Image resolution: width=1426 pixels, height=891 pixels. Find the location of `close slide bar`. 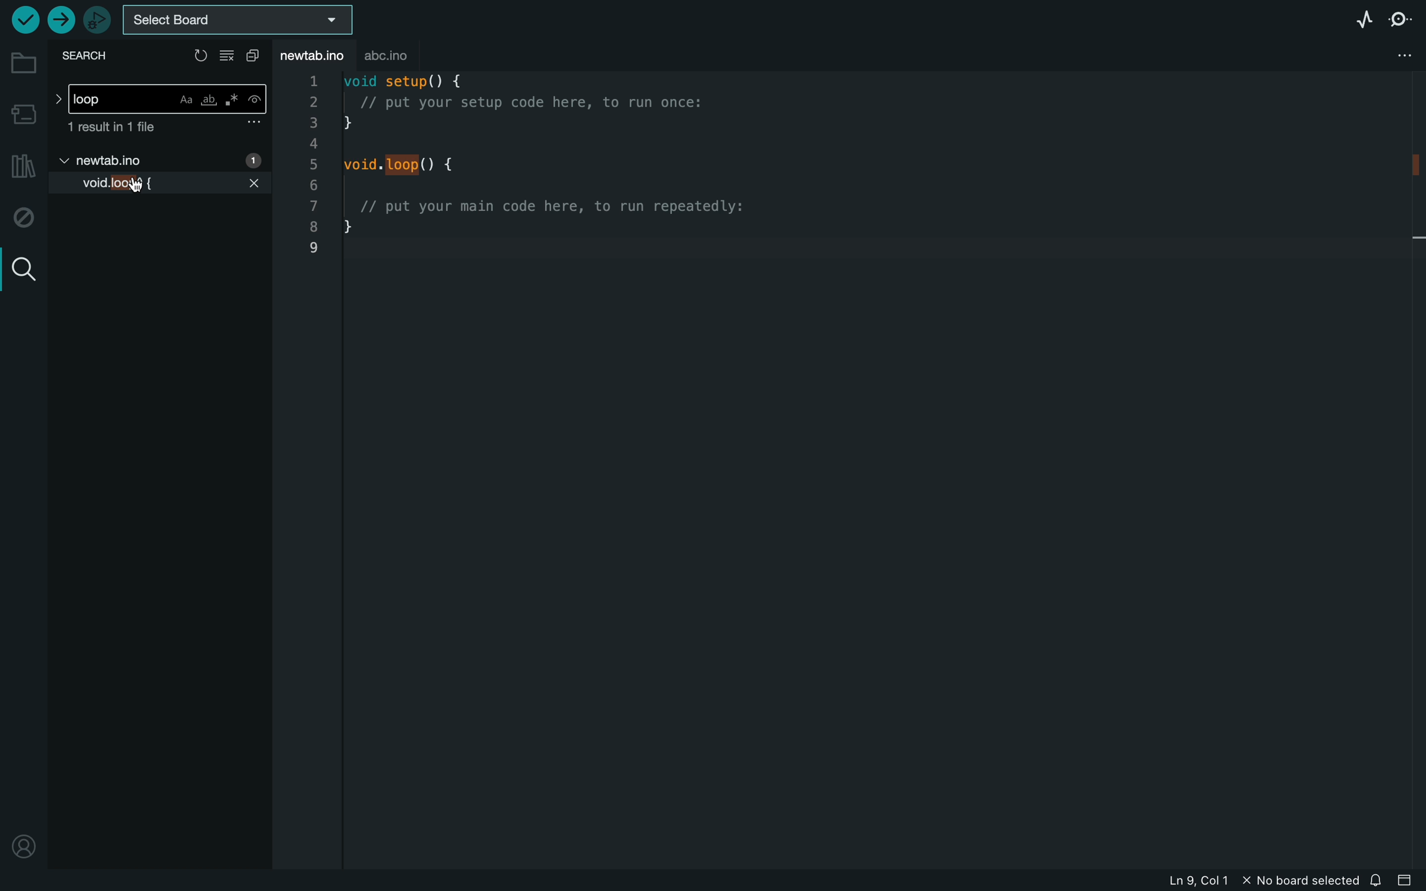

close slide bar is located at coordinates (1409, 881).